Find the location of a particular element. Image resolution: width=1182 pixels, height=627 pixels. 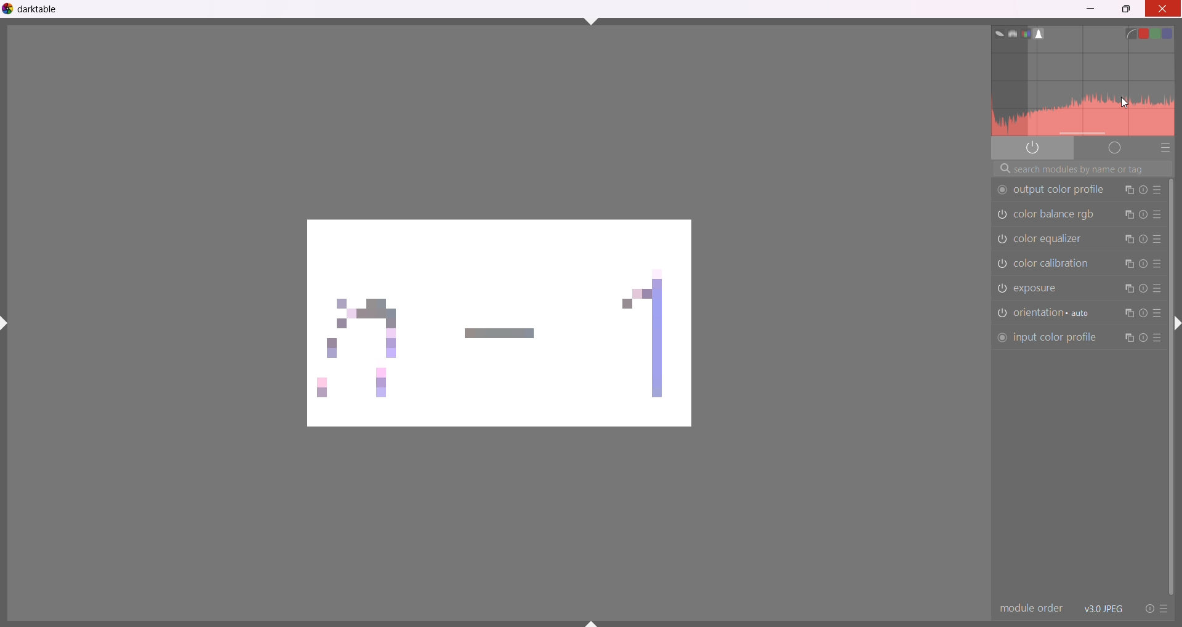

presets is located at coordinates (1157, 289).